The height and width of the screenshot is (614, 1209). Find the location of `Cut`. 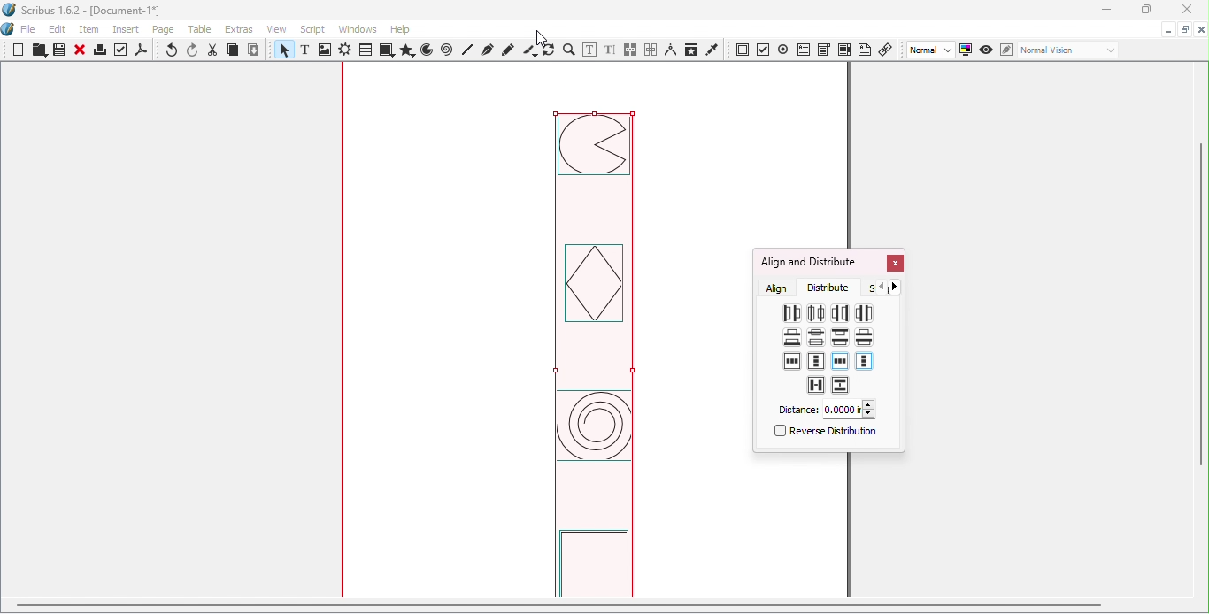

Cut is located at coordinates (213, 50).